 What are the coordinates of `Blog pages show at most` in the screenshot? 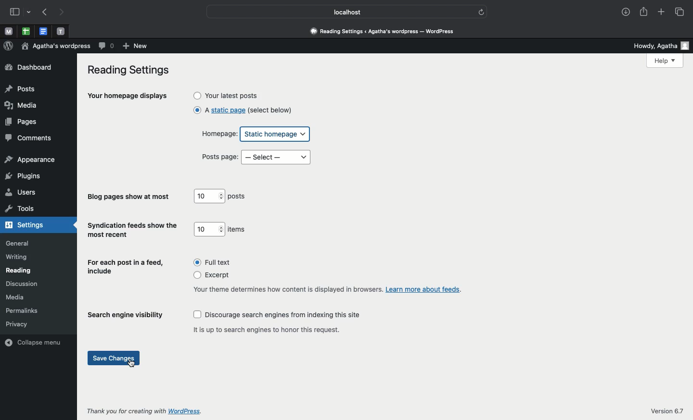 It's located at (130, 197).